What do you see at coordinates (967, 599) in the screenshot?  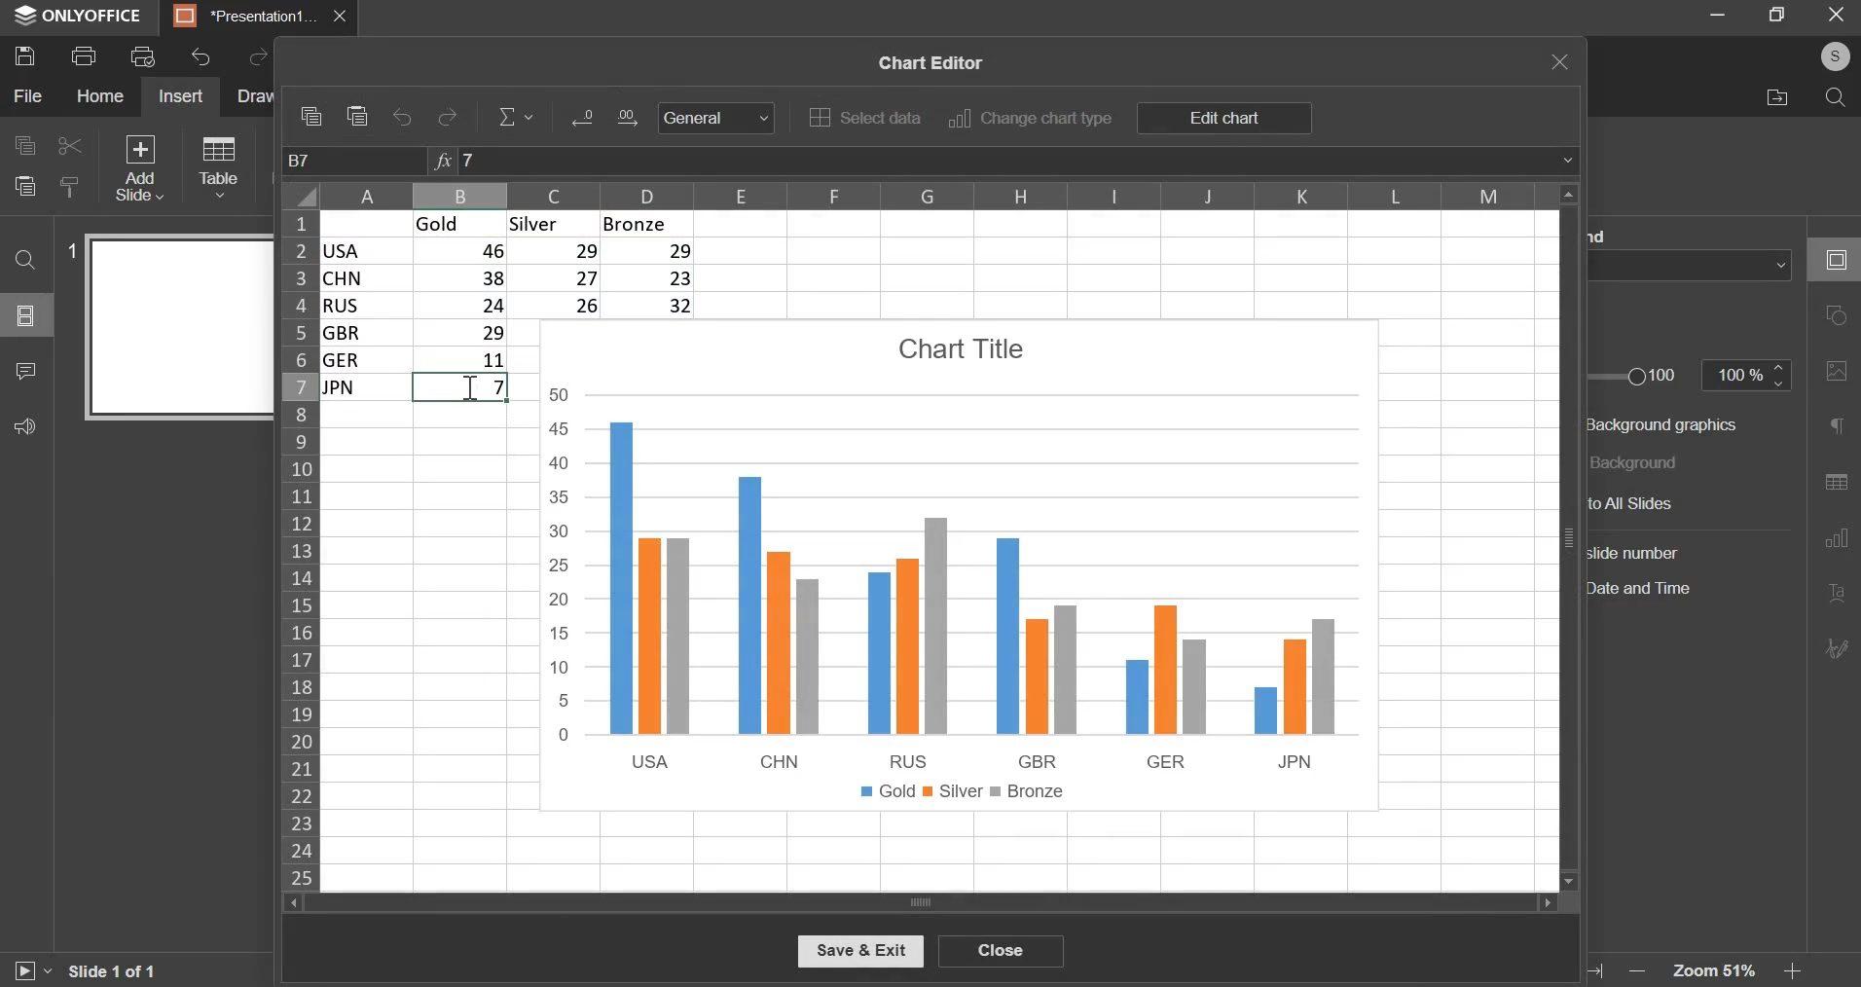 I see `chart` at bounding box center [967, 599].